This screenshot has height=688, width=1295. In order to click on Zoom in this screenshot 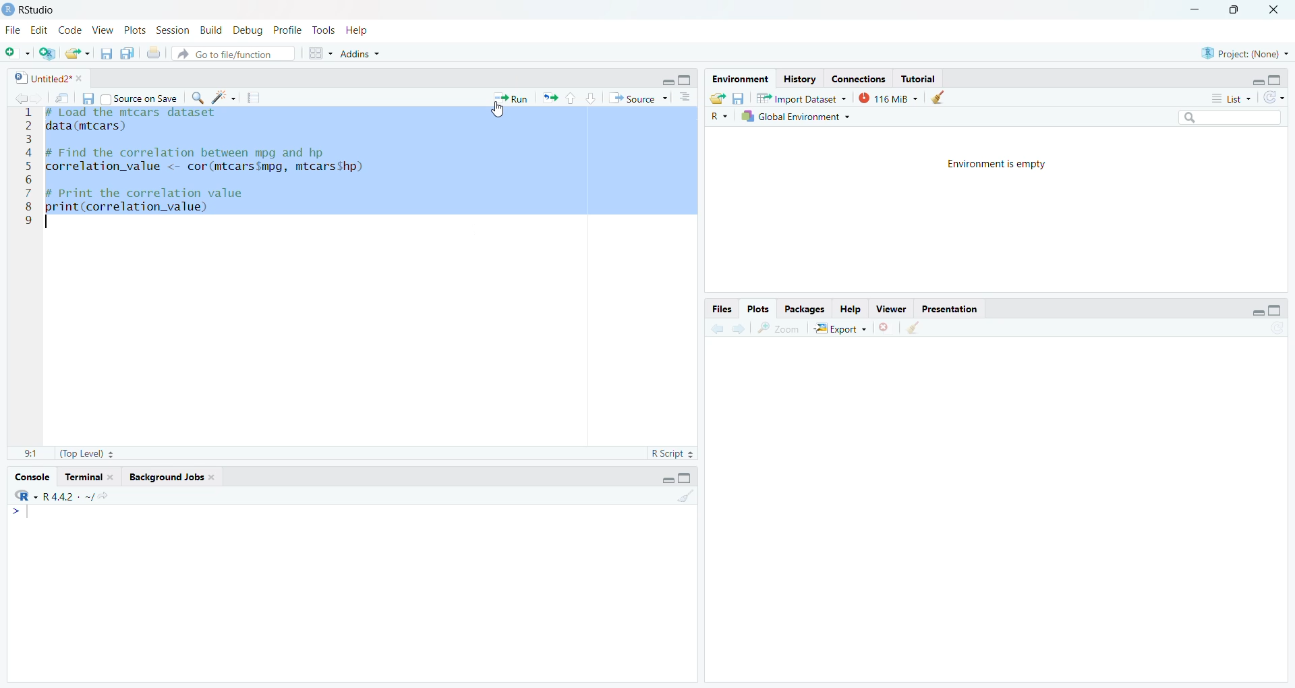, I will do `click(779, 328)`.